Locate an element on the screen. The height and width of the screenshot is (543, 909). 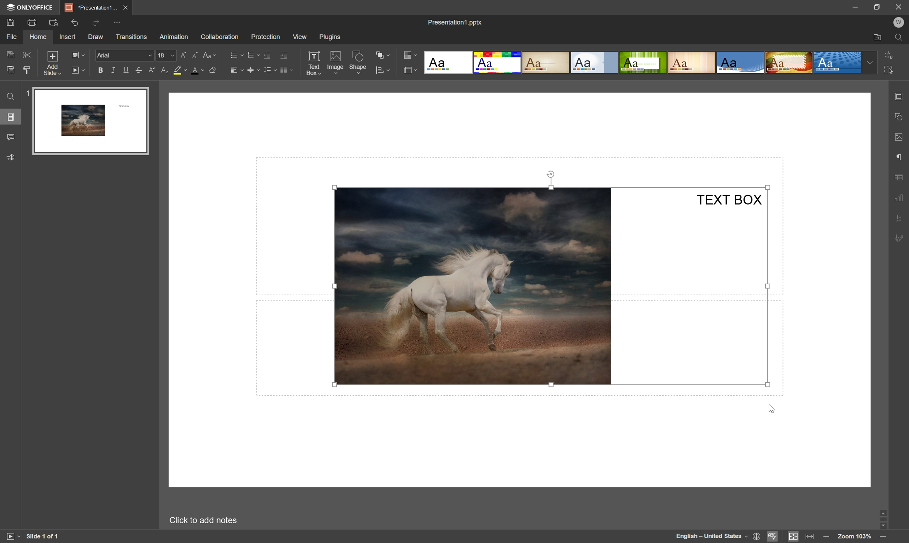
cut is located at coordinates (28, 54).